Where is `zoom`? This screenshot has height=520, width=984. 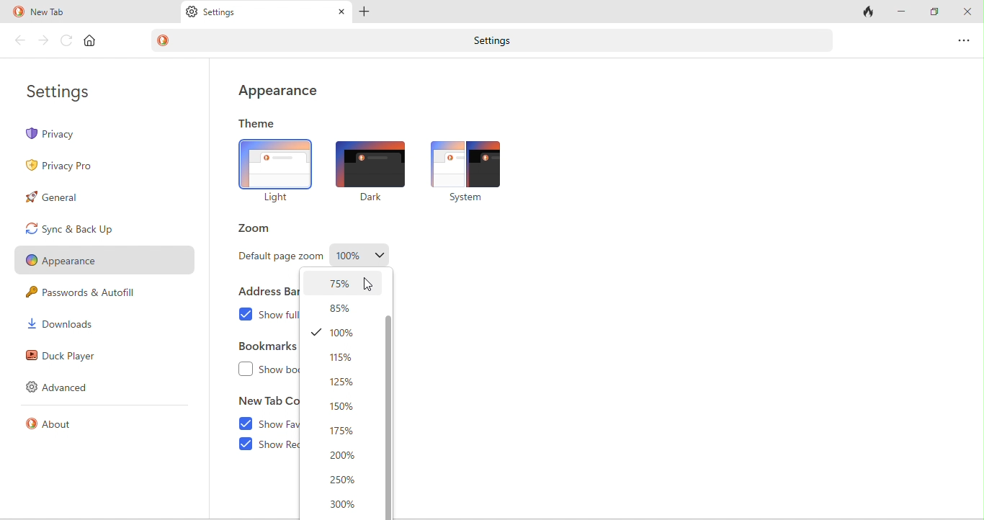
zoom is located at coordinates (261, 227).